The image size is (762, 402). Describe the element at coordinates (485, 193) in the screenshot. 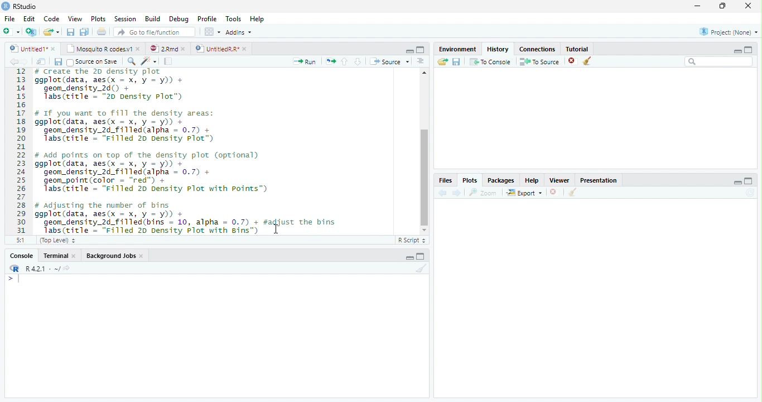

I see `zoom` at that location.